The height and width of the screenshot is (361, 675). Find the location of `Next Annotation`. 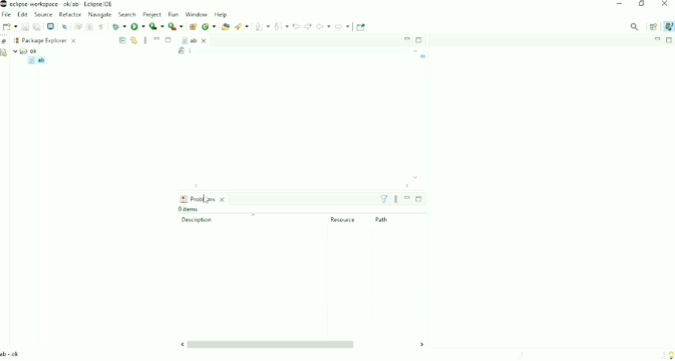

Next Annotation is located at coordinates (262, 27).